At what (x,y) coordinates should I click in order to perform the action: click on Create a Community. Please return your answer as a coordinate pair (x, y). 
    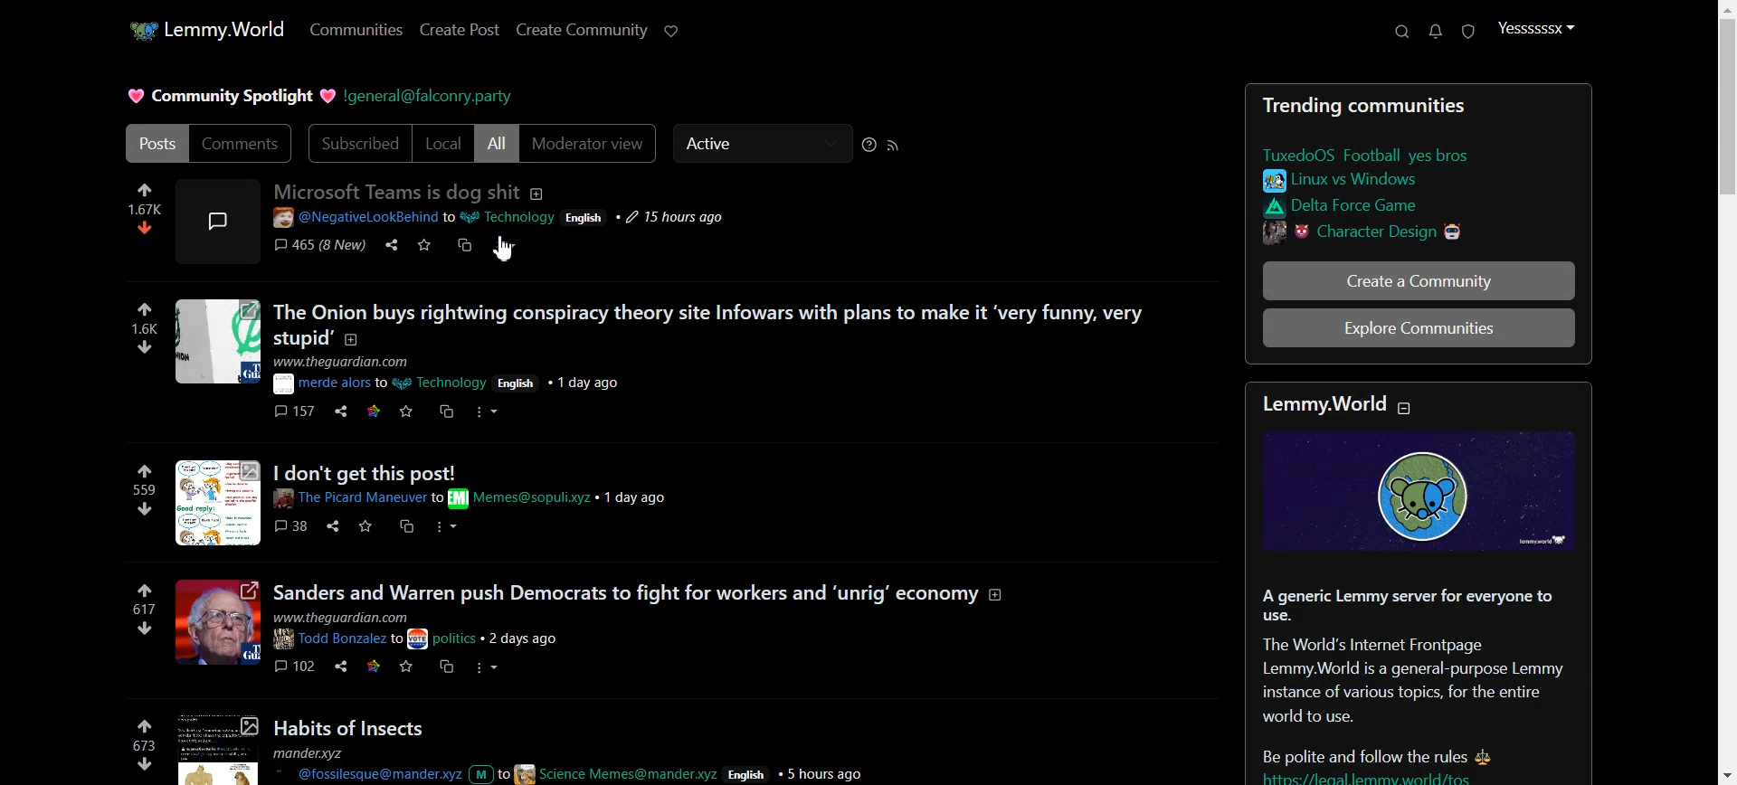
    Looking at the image, I should click on (1419, 280).